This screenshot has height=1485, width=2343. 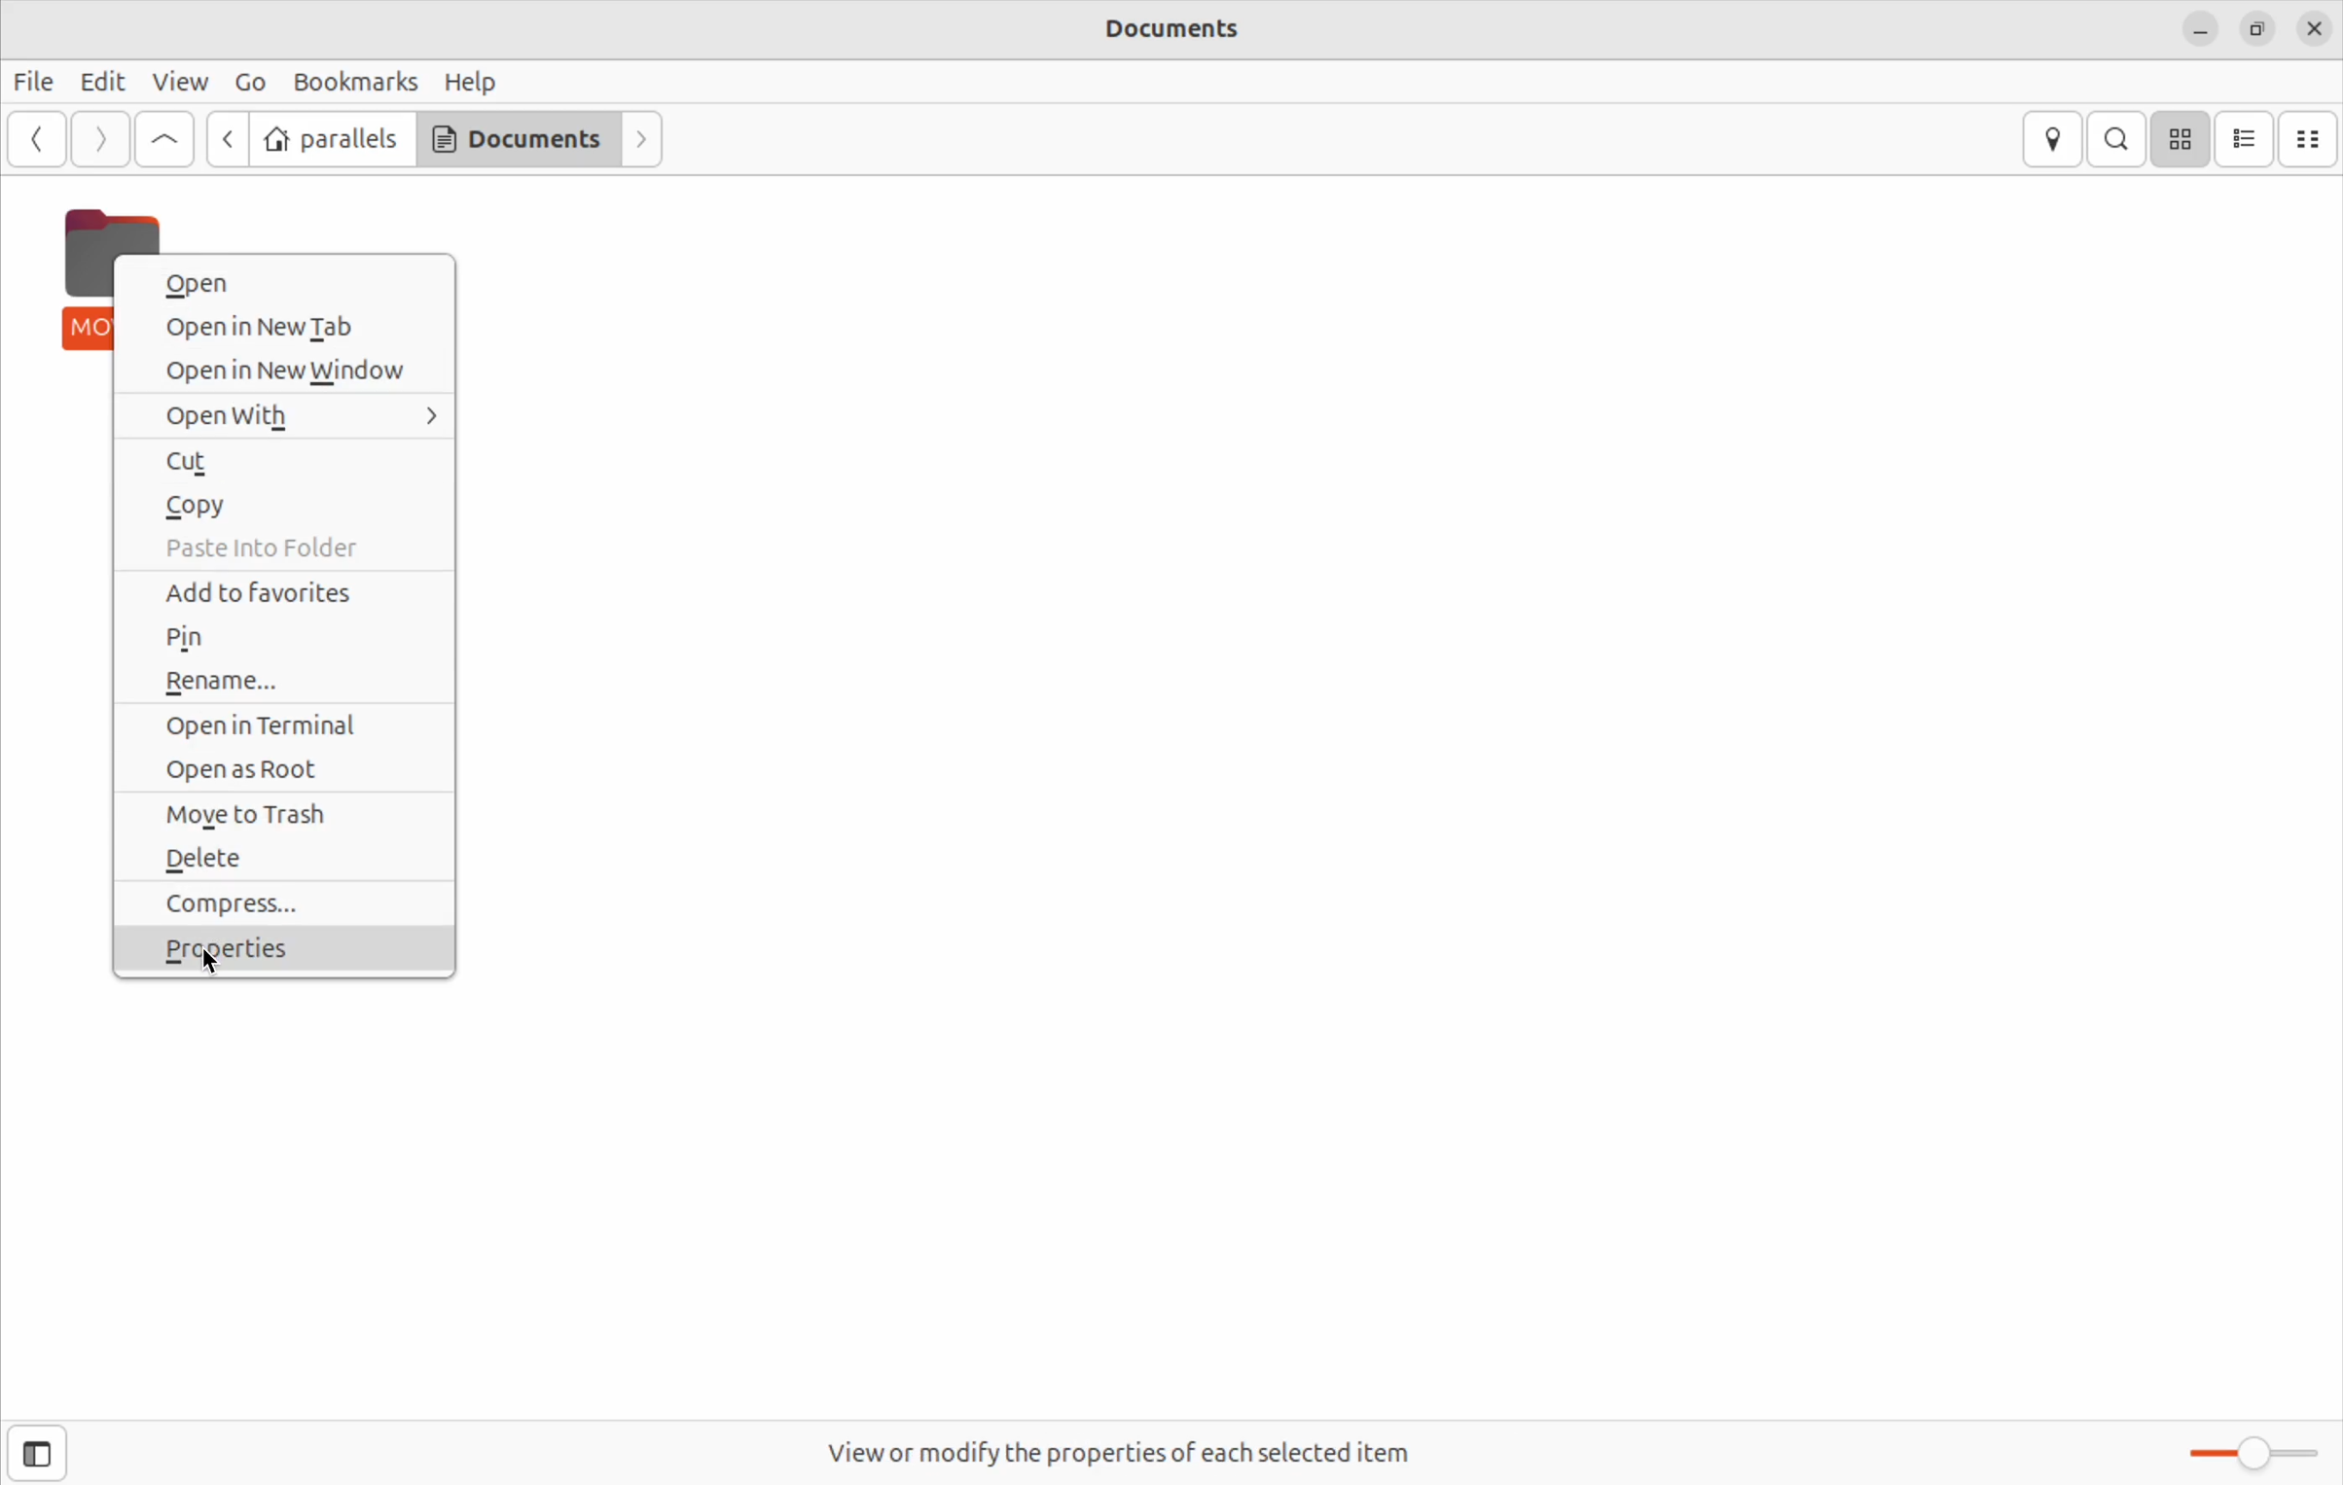 What do you see at coordinates (291, 595) in the screenshot?
I see `add to favourites` at bounding box center [291, 595].